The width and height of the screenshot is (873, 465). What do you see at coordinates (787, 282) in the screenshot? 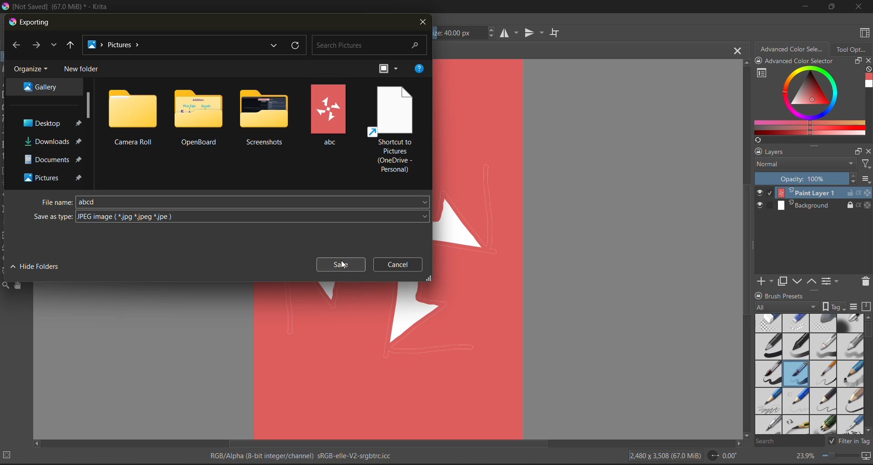
I see `duplicate layer ` at bounding box center [787, 282].